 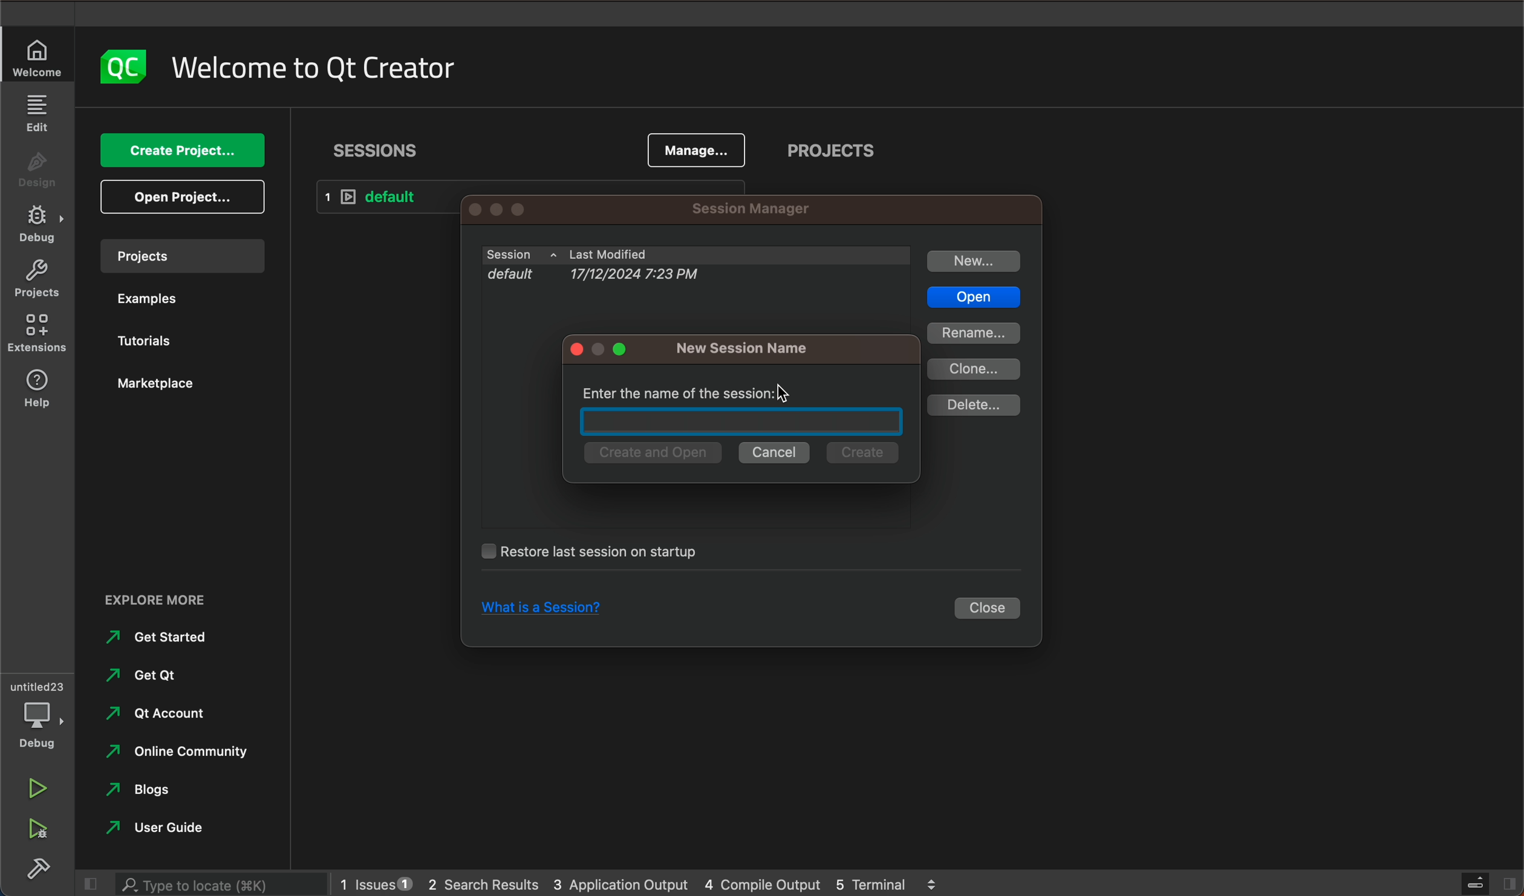 What do you see at coordinates (604, 350) in the screenshot?
I see `window controls` at bounding box center [604, 350].